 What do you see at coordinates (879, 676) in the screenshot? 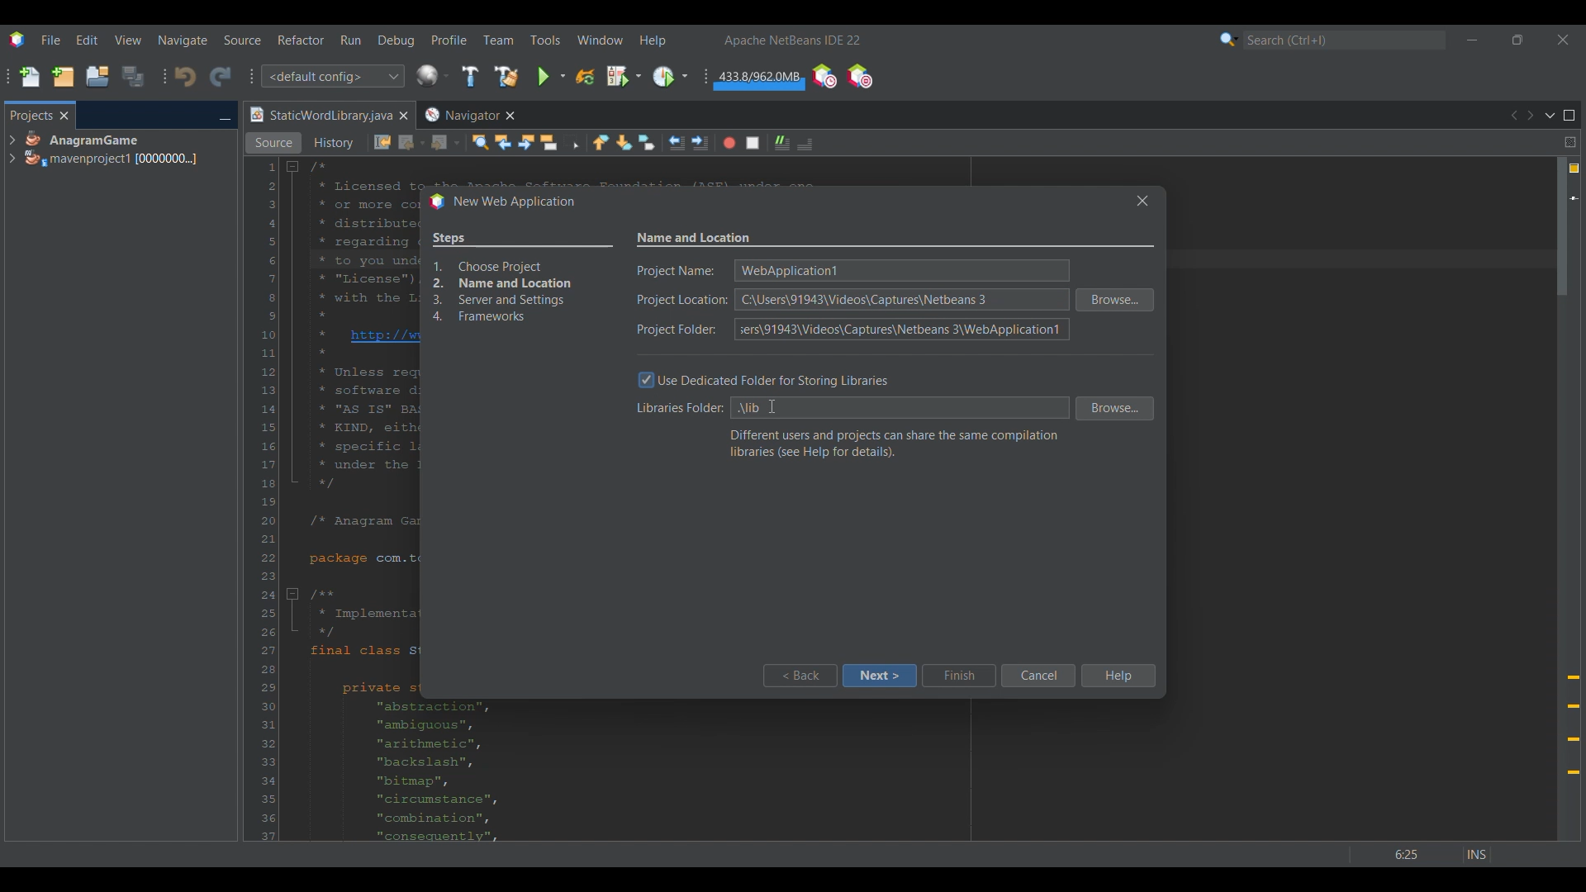
I see `Next highlighted by cursor` at bounding box center [879, 676].